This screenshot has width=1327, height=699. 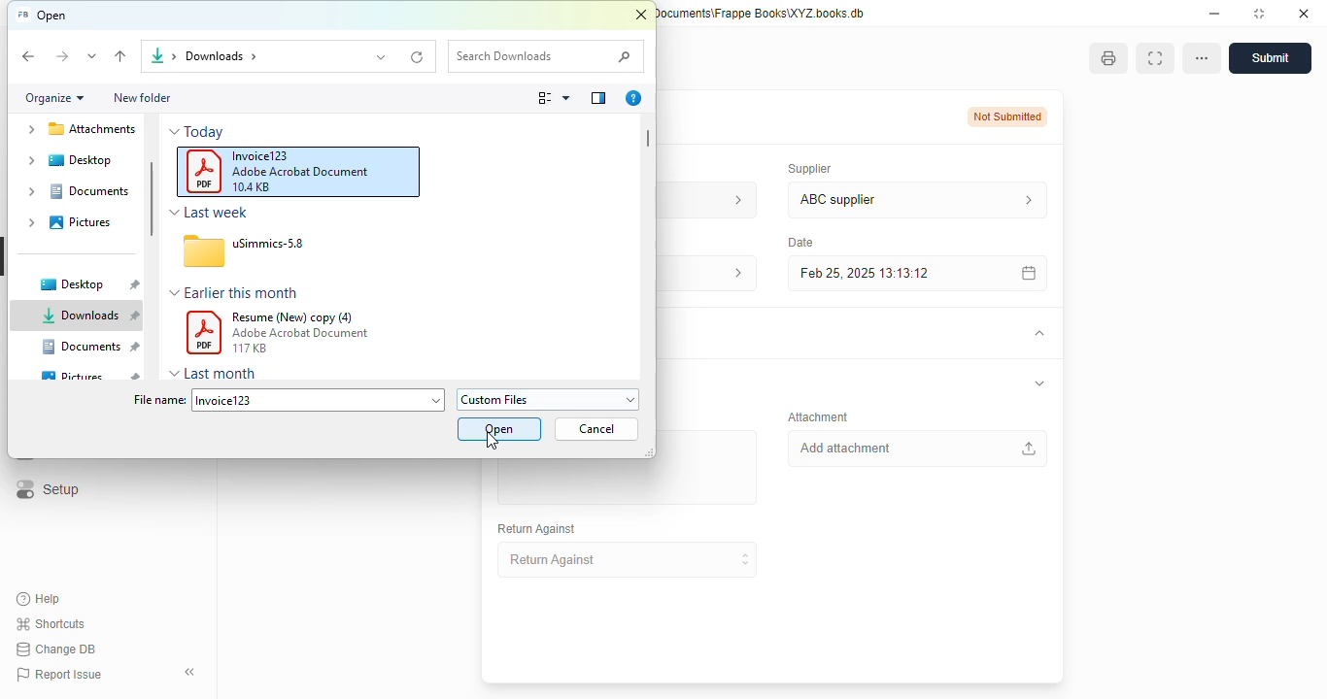 What do you see at coordinates (1202, 58) in the screenshot?
I see `option` at bounding box center [1202, 58].